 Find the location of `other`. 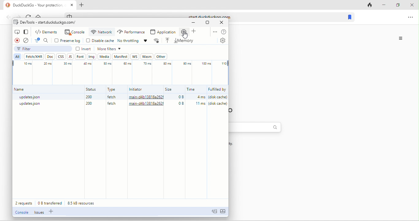

other is located at coordinates (163, 57).